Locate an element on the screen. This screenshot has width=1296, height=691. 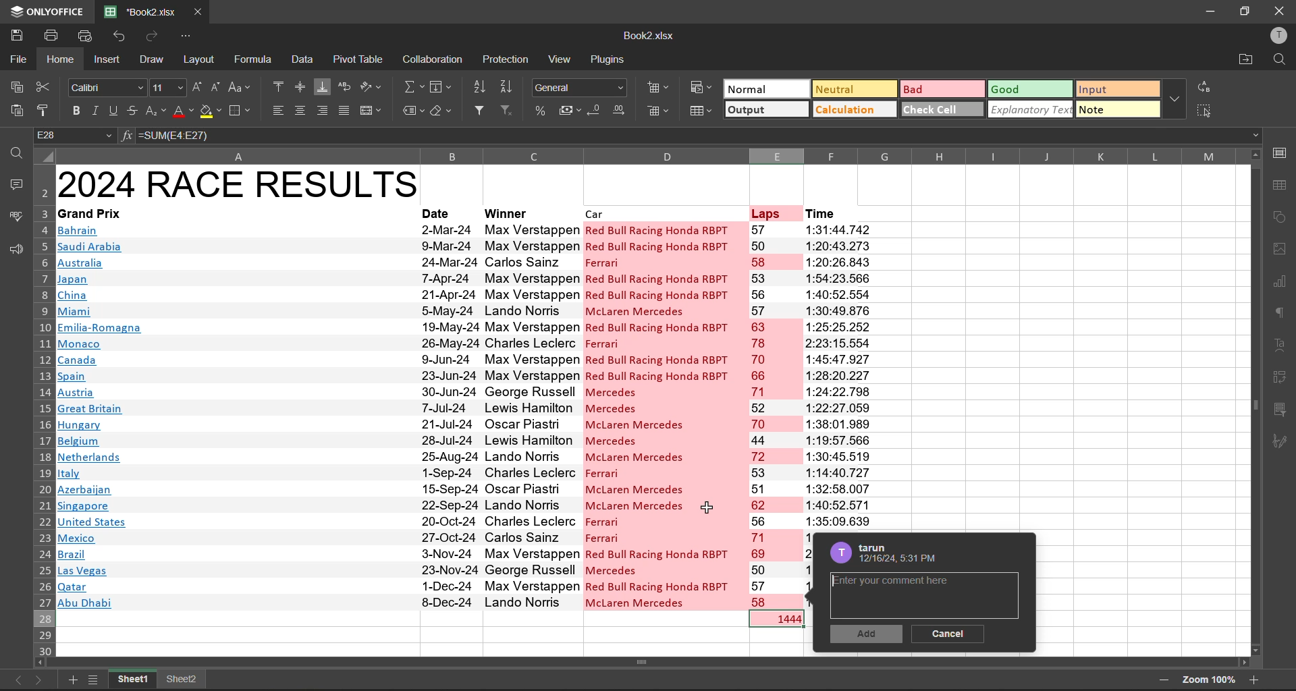
column name is located at coordinates (644, 155).